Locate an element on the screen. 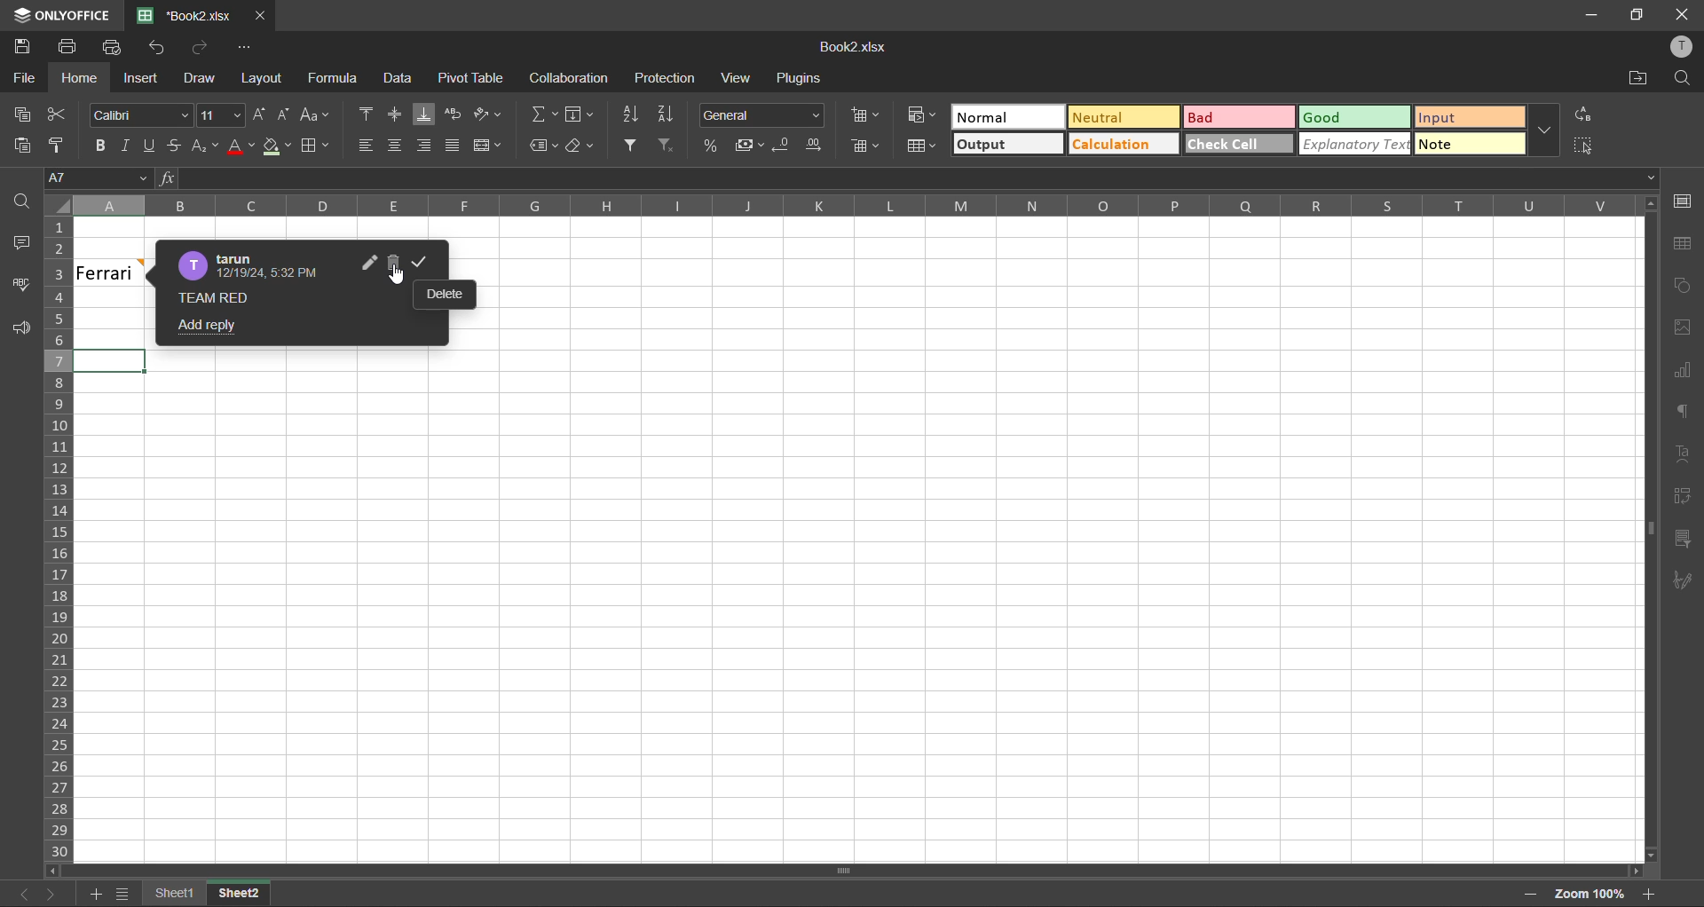  sort descending is located at coordinates (667, 114).